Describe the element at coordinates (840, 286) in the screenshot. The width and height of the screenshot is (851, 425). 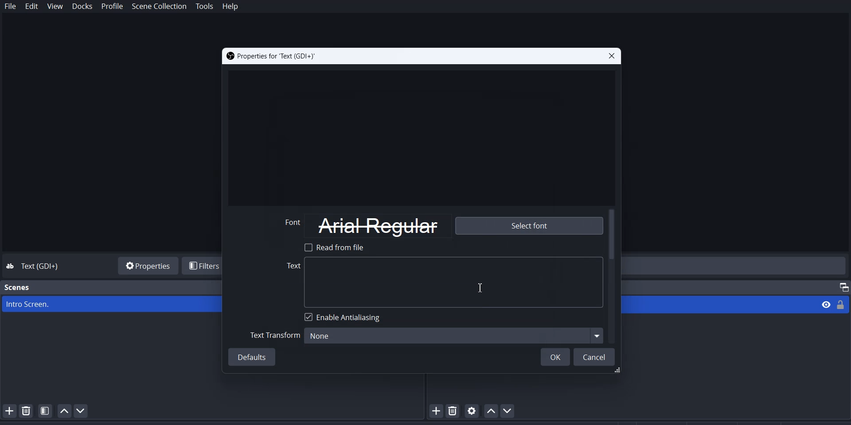
I see `Maximize` at that location.